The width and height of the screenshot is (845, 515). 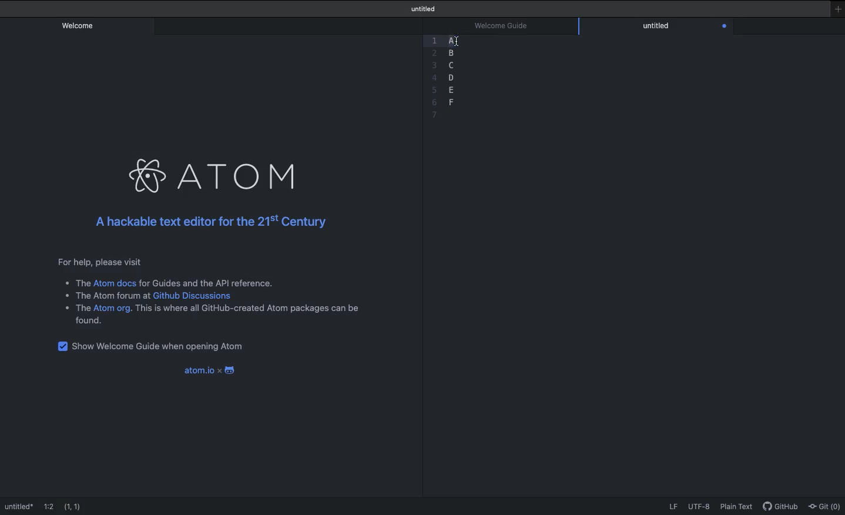 What do you see at coordinates (31, 506) in the screenshot?
I see `Welcome guide` at bounding box center [31, 506].